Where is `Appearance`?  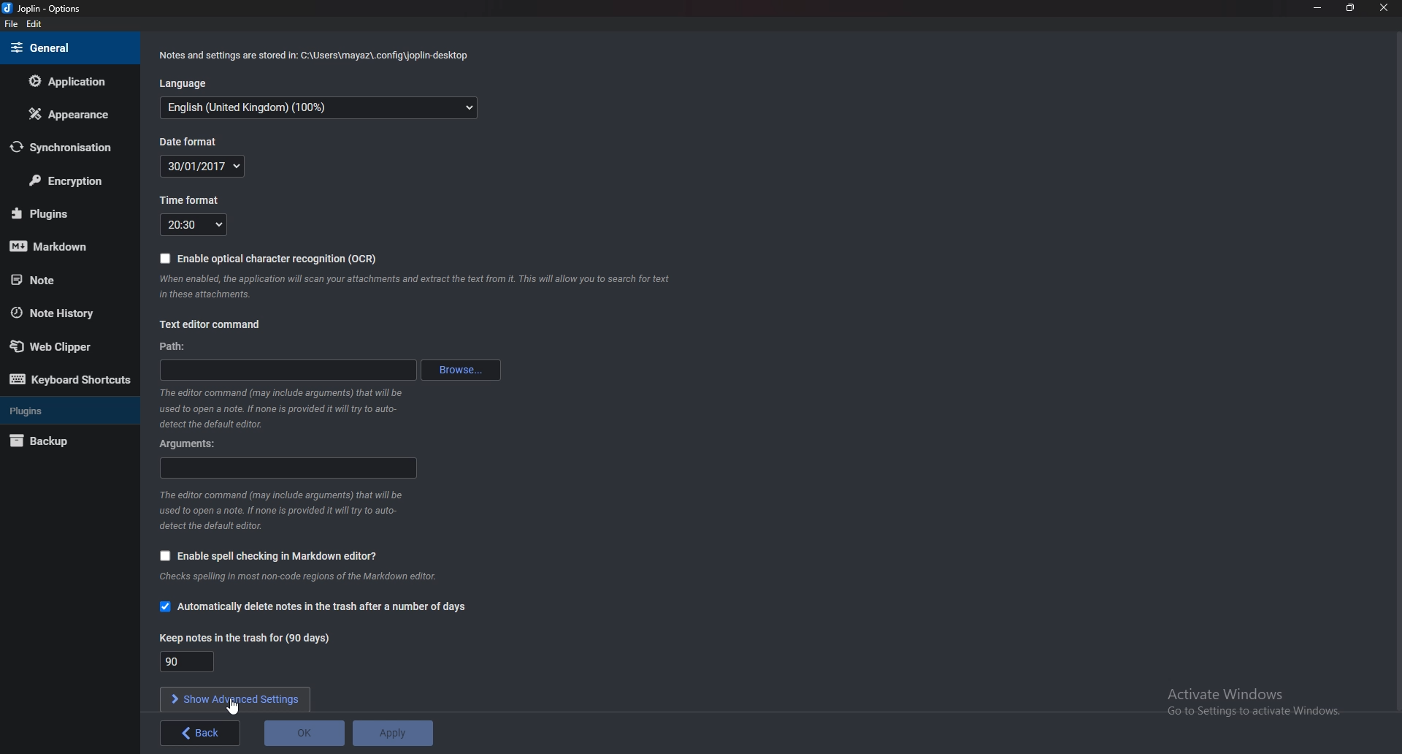 Appearance is located at coordinates (67, 114).